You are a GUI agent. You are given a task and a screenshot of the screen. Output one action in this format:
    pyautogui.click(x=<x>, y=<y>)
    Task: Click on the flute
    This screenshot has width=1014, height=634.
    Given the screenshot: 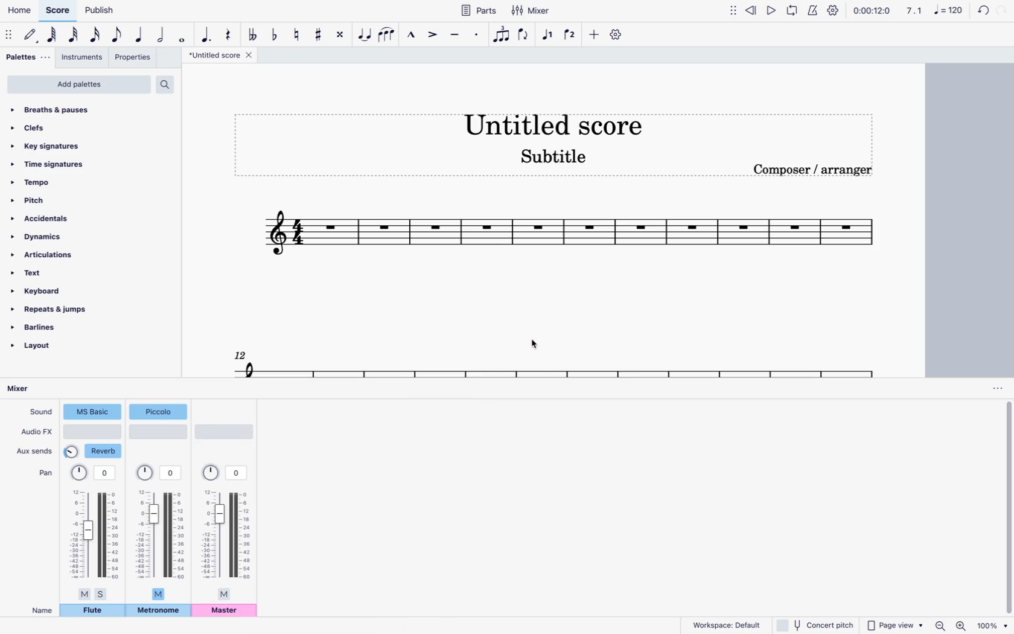 What is the action you would take?
    pyautogui.click(x=93, y=612)
    